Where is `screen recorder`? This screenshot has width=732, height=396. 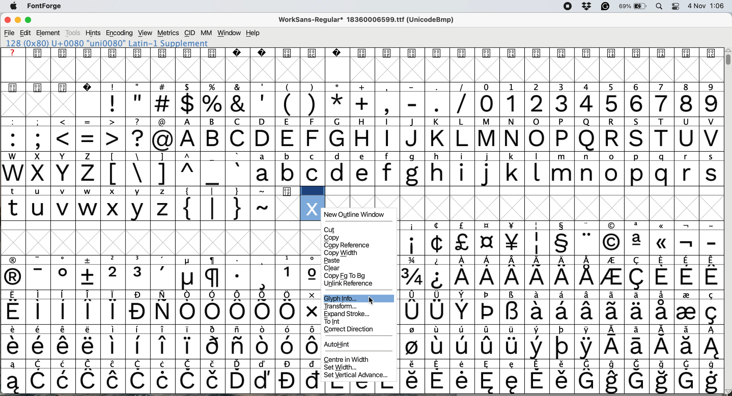 screen recorder is located at coordinates (565, 7).